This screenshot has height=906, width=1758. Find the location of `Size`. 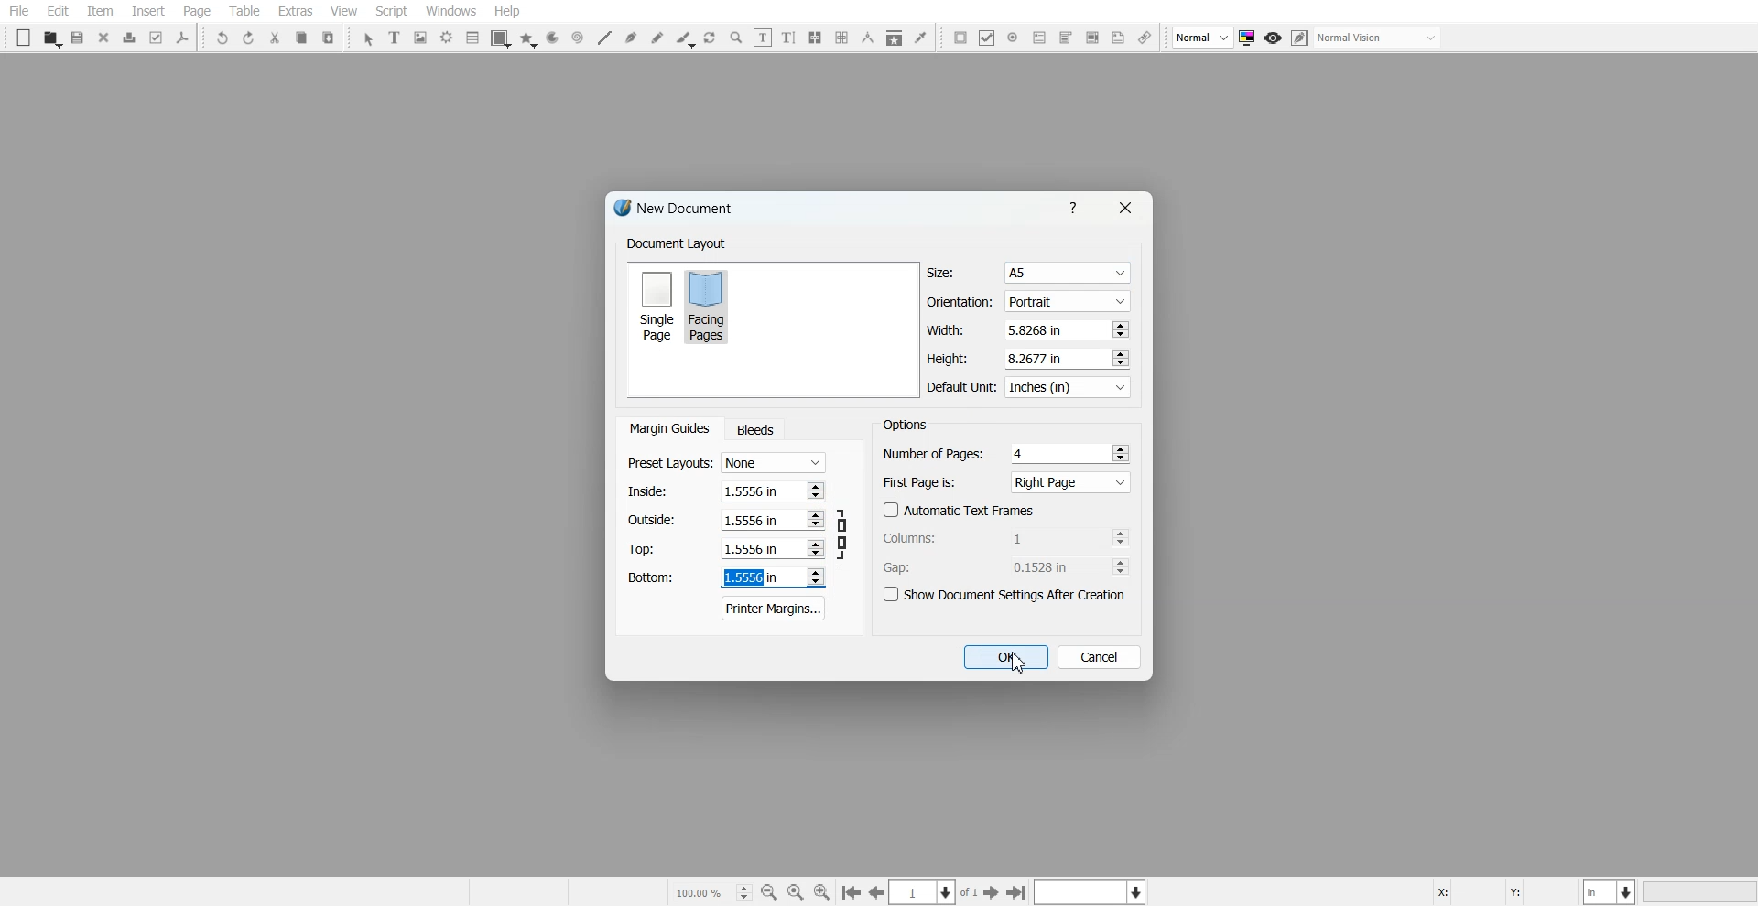

Size is located at coordinates (1029, 273).